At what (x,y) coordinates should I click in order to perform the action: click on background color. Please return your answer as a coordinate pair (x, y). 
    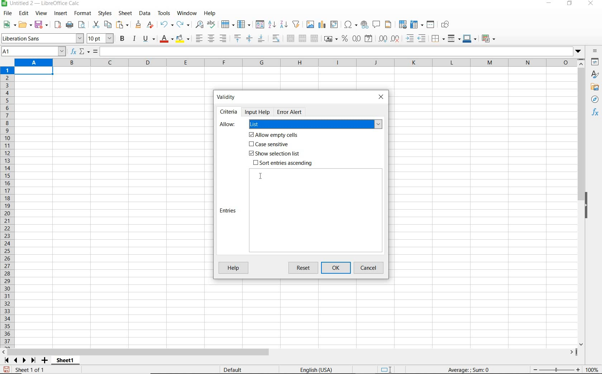
    Looking at the image, I should click on (182, 39).